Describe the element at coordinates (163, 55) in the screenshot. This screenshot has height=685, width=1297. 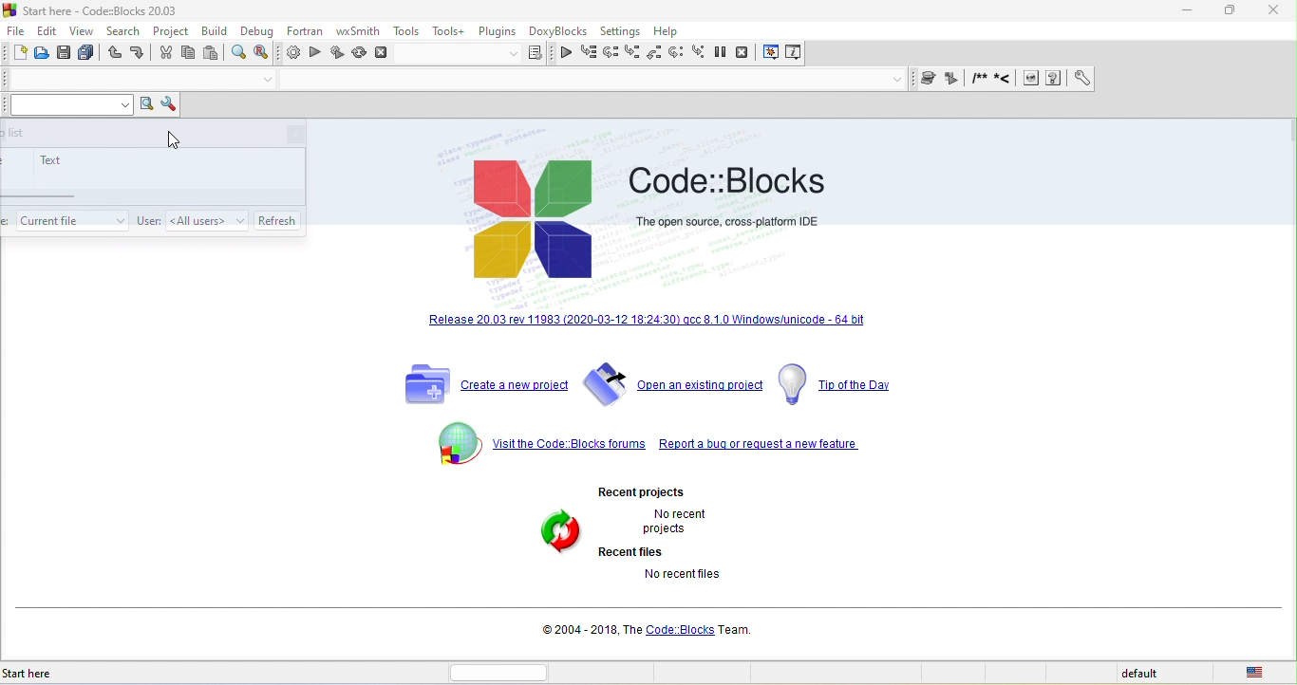
I see `cut` at that location.